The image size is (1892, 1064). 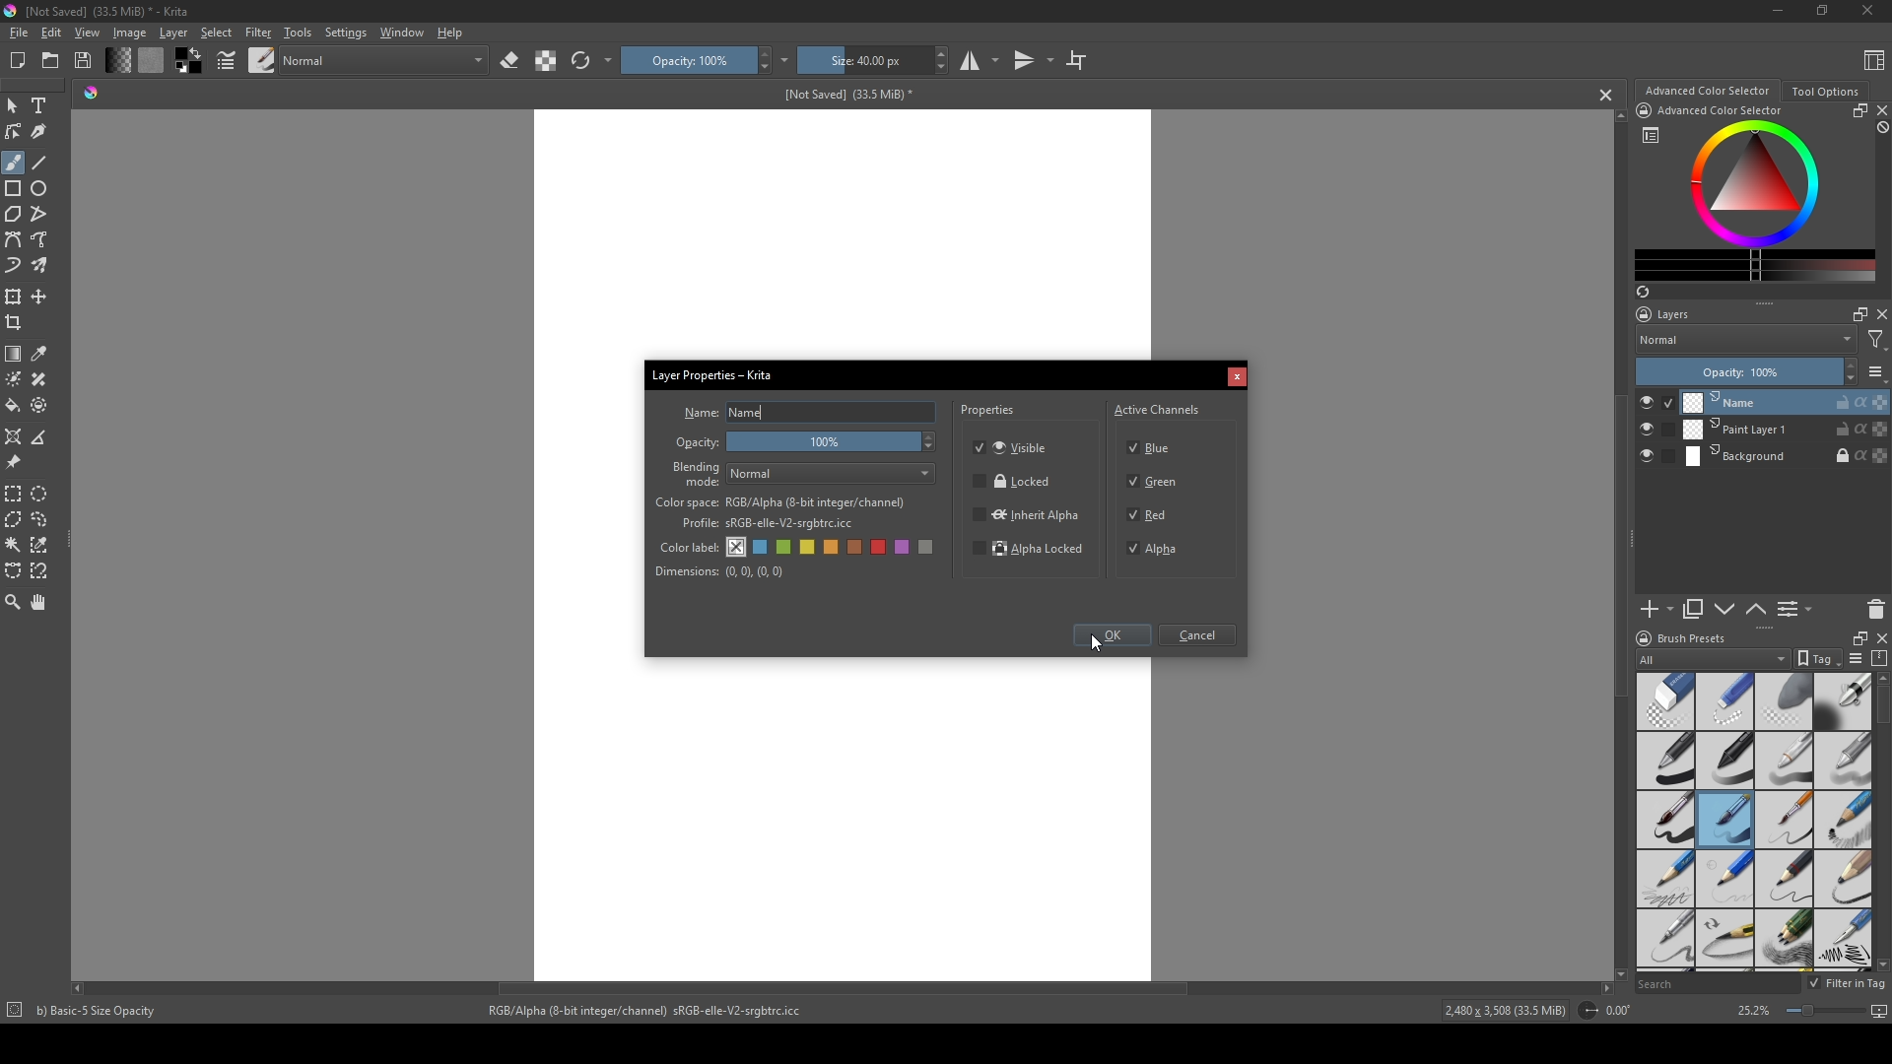 I want to click on grey, so click(x=929, y=549).